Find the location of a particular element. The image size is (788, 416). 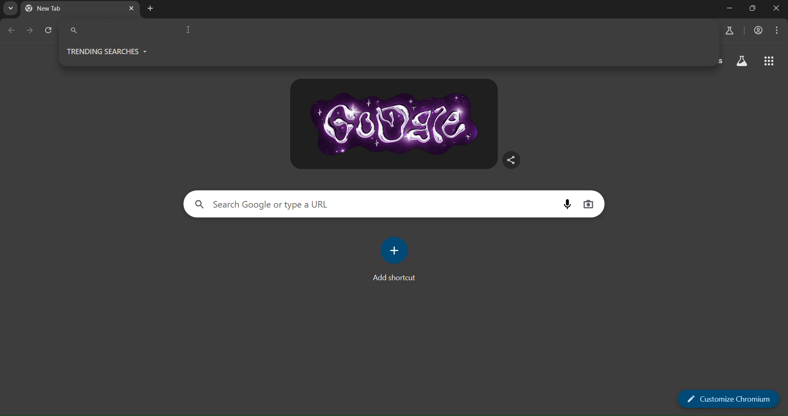

adjust window is located at coordinates (749, 11).